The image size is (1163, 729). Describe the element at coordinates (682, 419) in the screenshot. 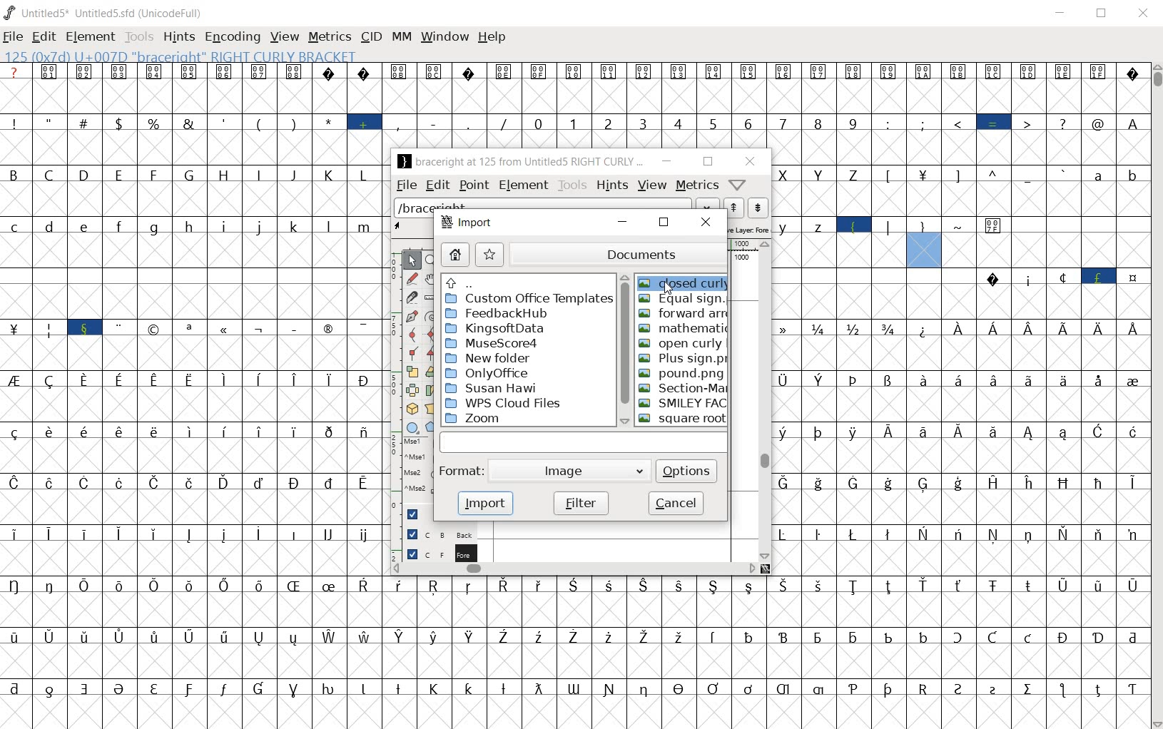

I see `Square root` at that location.